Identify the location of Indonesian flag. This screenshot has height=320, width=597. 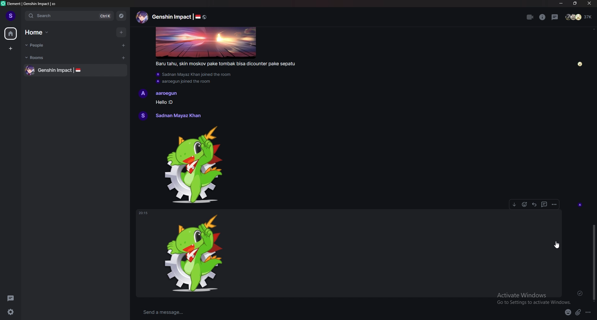
(78, 70).